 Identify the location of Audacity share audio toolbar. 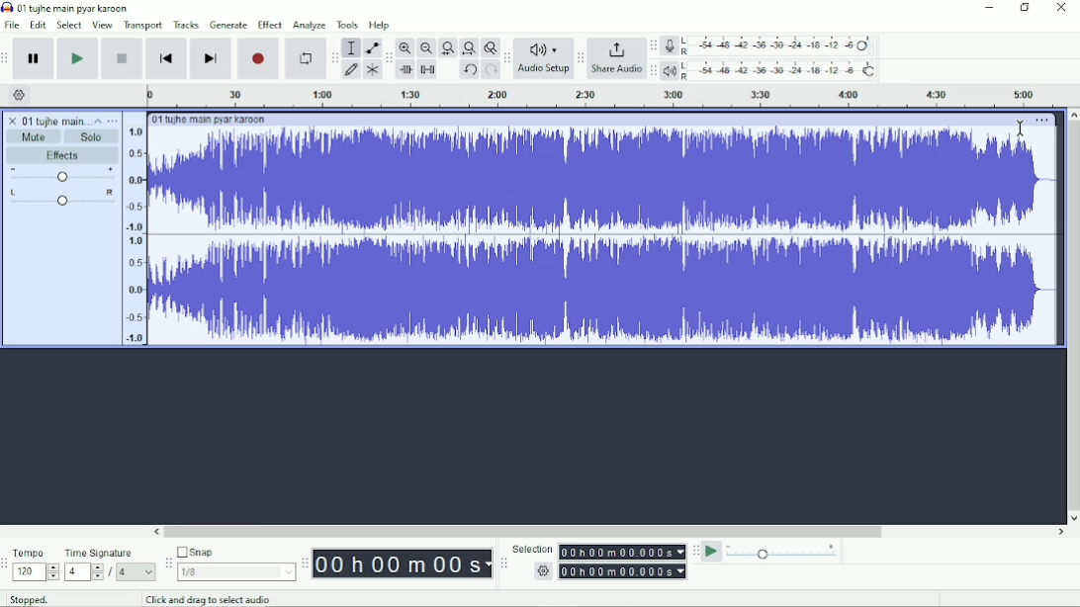
(582, 57).